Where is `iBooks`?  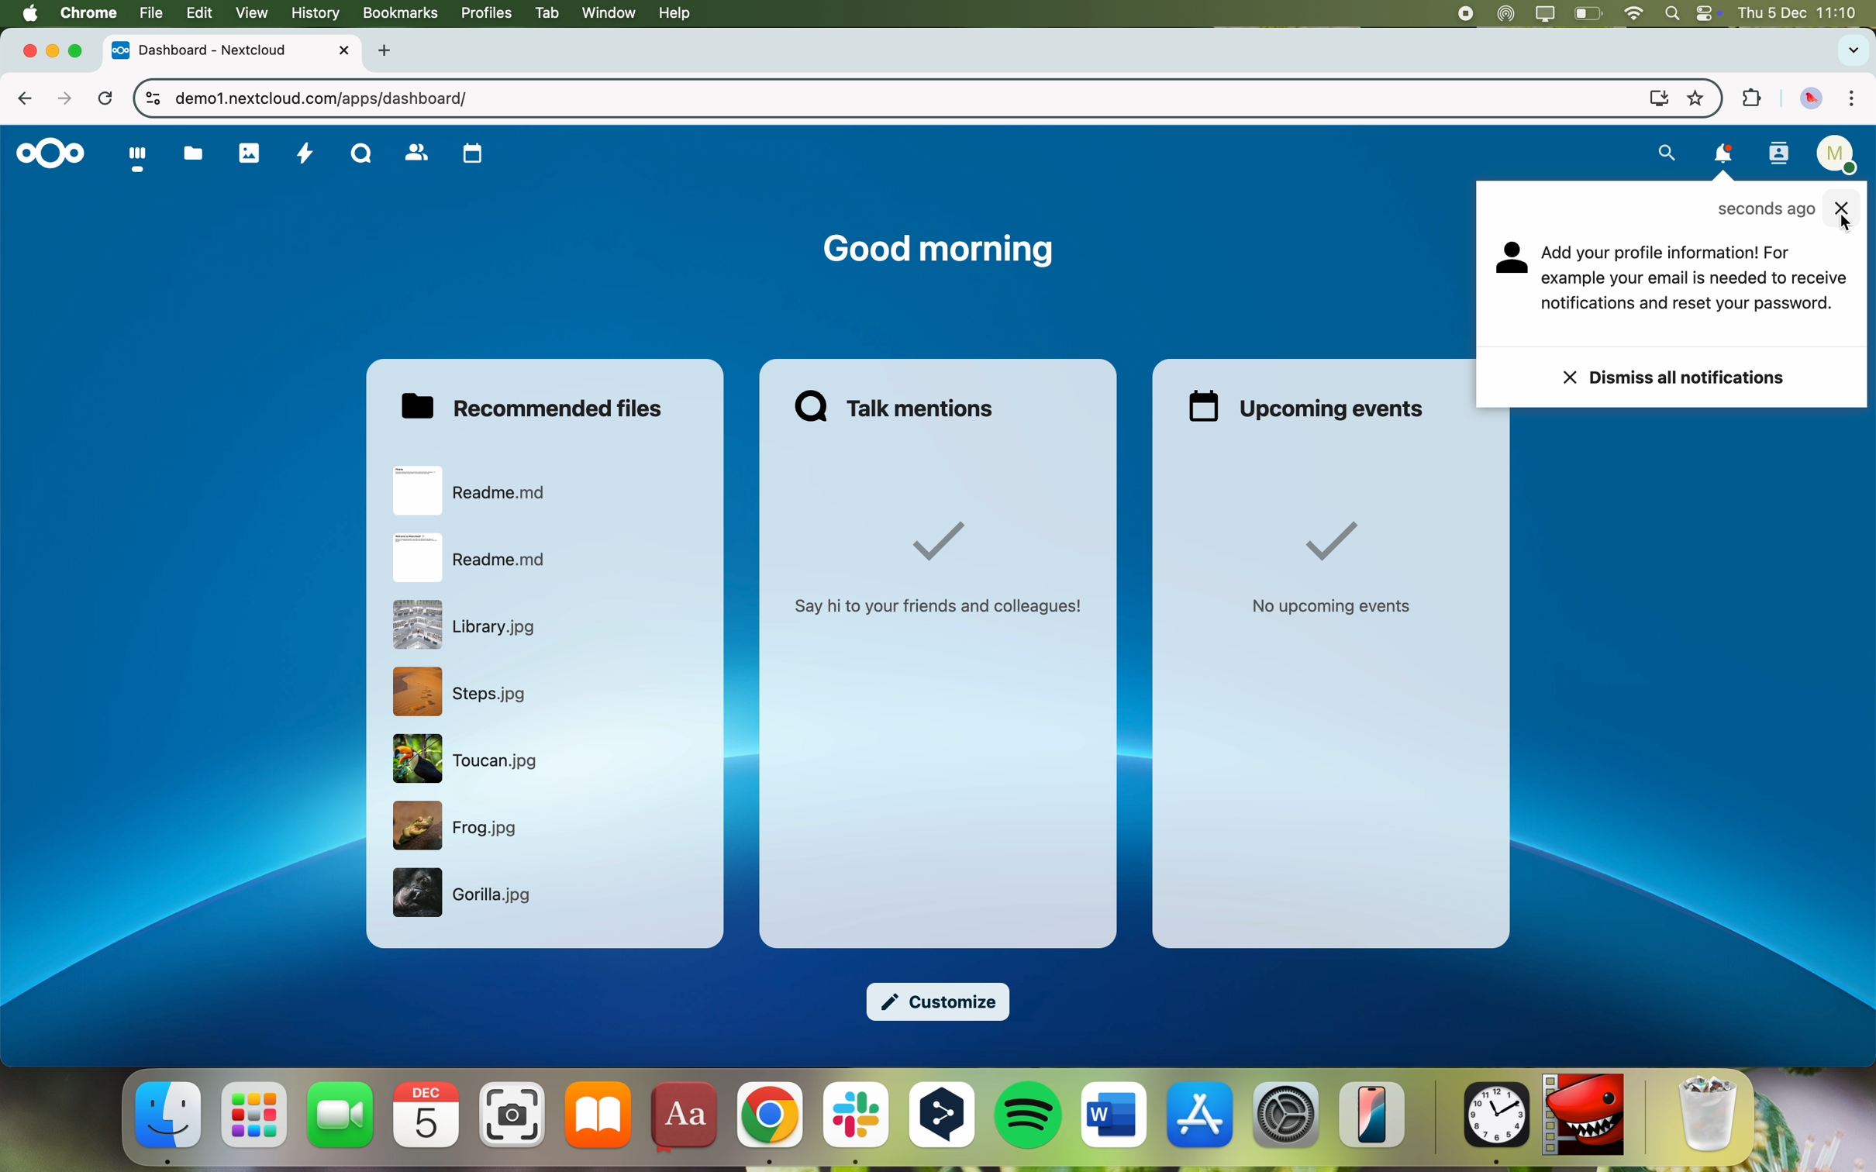 iBooks is located at coordinates (599, 1115).